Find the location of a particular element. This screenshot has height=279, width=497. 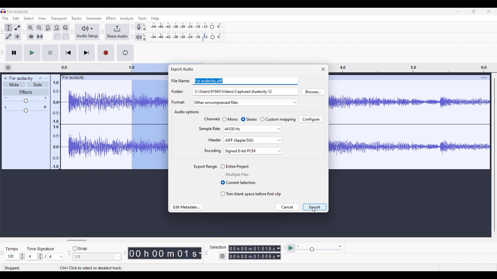

time signature is located at coordinates (41, 249).